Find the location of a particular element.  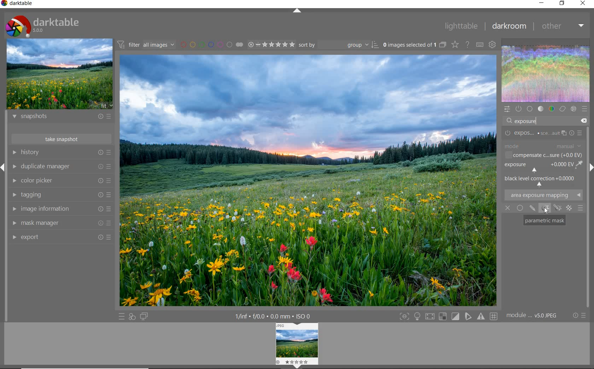

history is located at coordinates (61, 152).